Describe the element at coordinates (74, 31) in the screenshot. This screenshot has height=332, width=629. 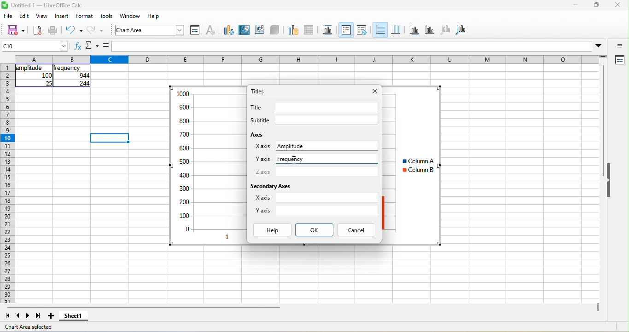
I see `undo` at that location.